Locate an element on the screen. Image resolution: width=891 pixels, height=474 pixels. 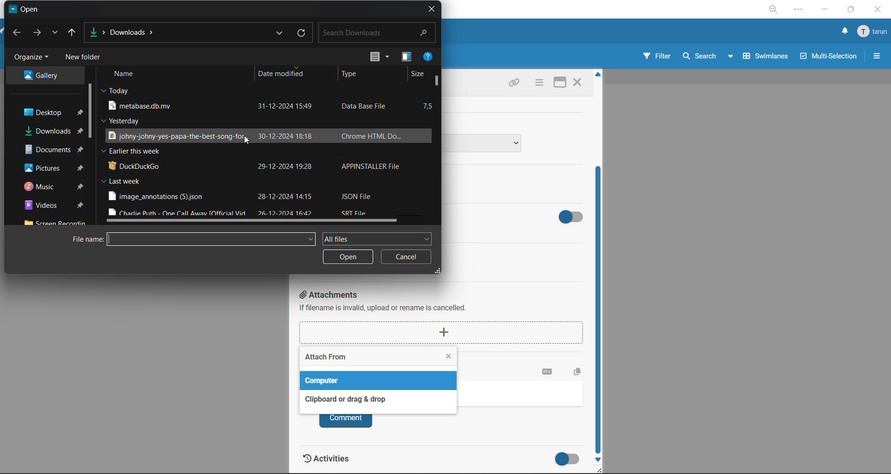
documents is located at coordinates (46, 150).